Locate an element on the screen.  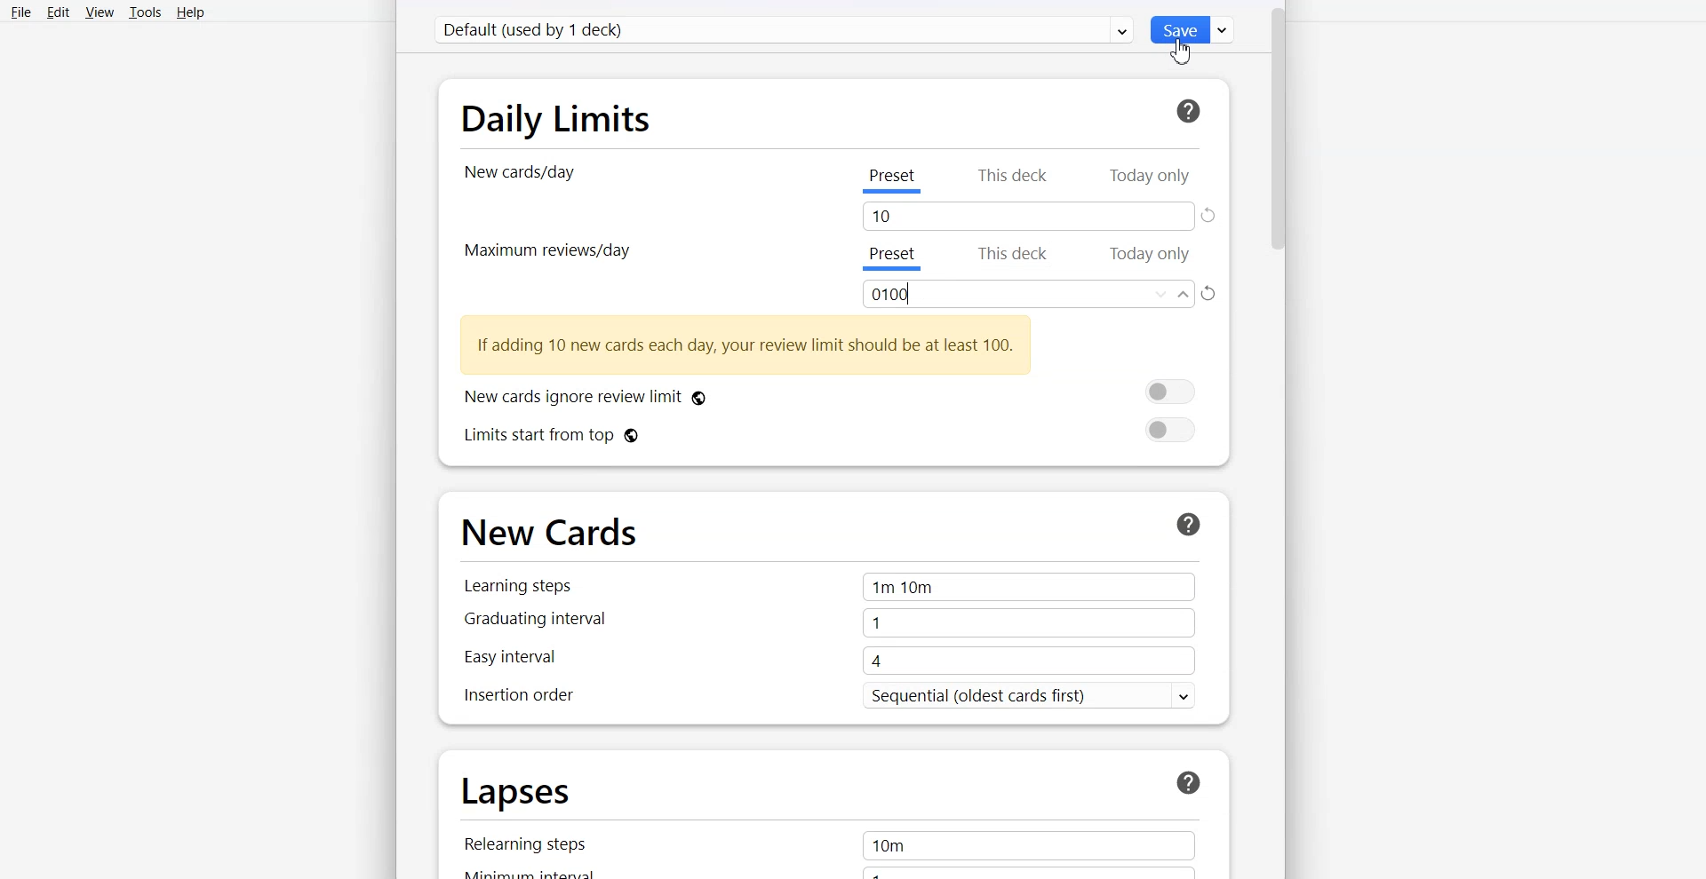
Daily Limits is located at coordinates (560, 118).